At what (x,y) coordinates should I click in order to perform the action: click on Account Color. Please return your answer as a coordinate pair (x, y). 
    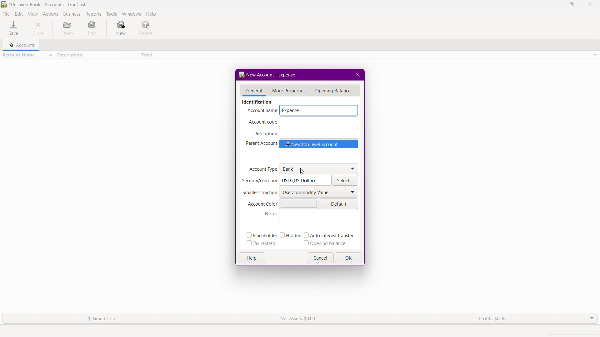
    Looking at the image, I should click on (282, 203).